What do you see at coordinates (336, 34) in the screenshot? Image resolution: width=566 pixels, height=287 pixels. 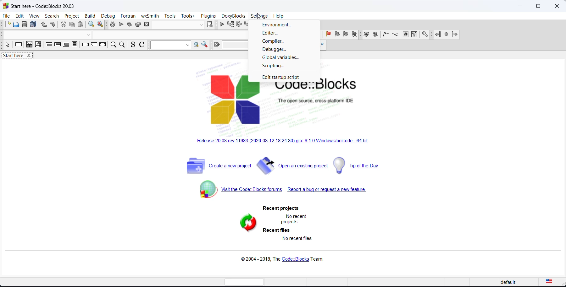 I see `prev bookmark` at bounding box center [336, 34].